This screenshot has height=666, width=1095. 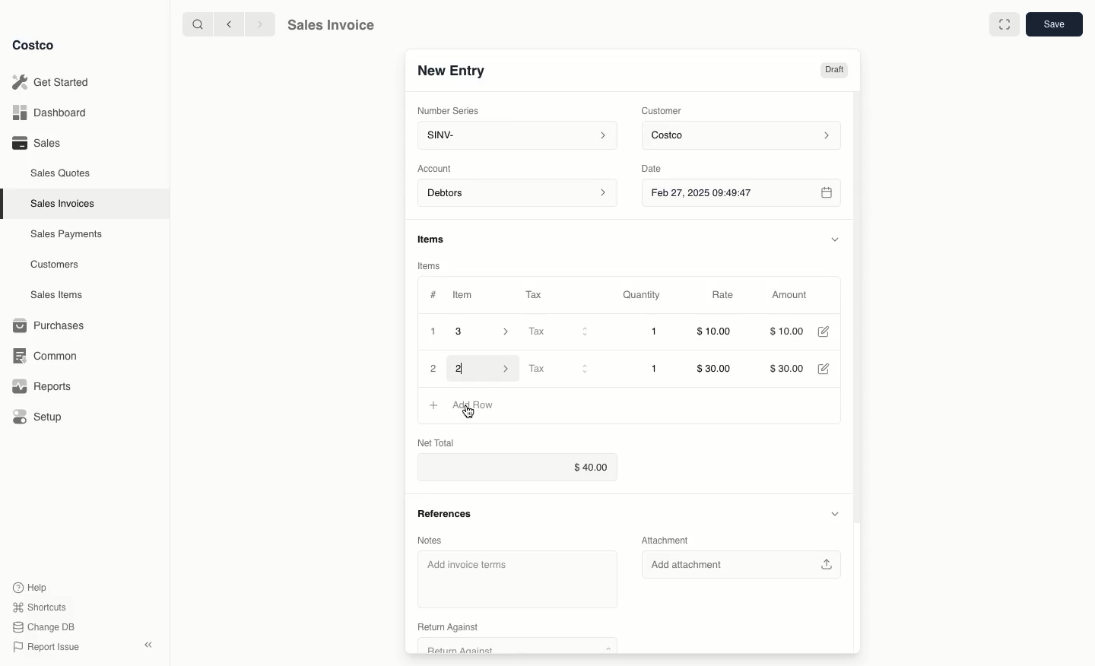 What do you see at coordinates (835, 237) in the screenshot?
I see `Hide` at bounding box center [835, 237].